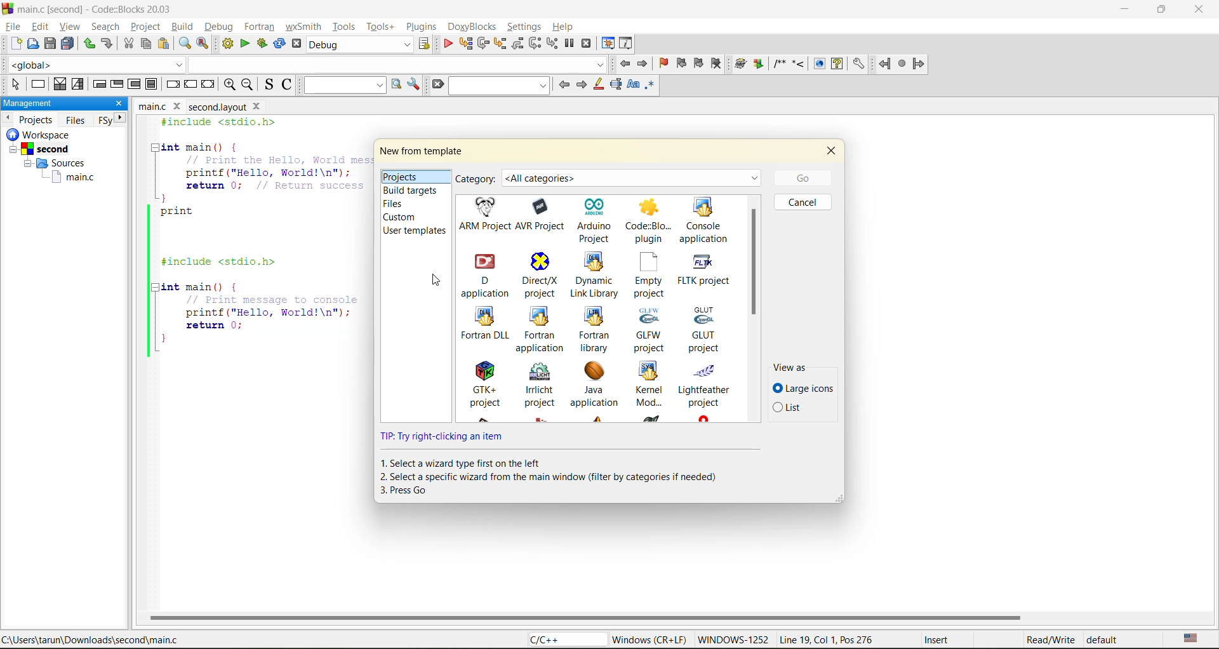 The height and width of the screenshot is (649, 1219). I want to click on step into instruction, so click(552, 43).